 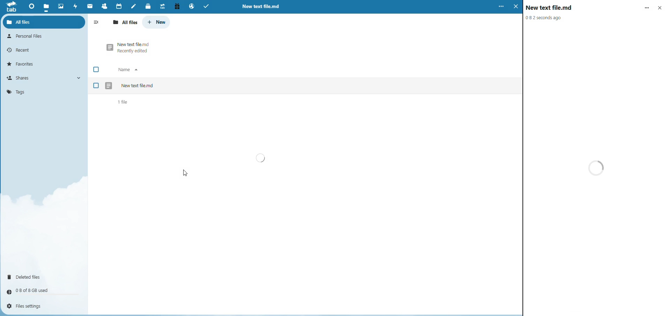 What do you see at coordinates (550, 7) in the screenshot?
I see `New text file` at bounding box center [550, 7].